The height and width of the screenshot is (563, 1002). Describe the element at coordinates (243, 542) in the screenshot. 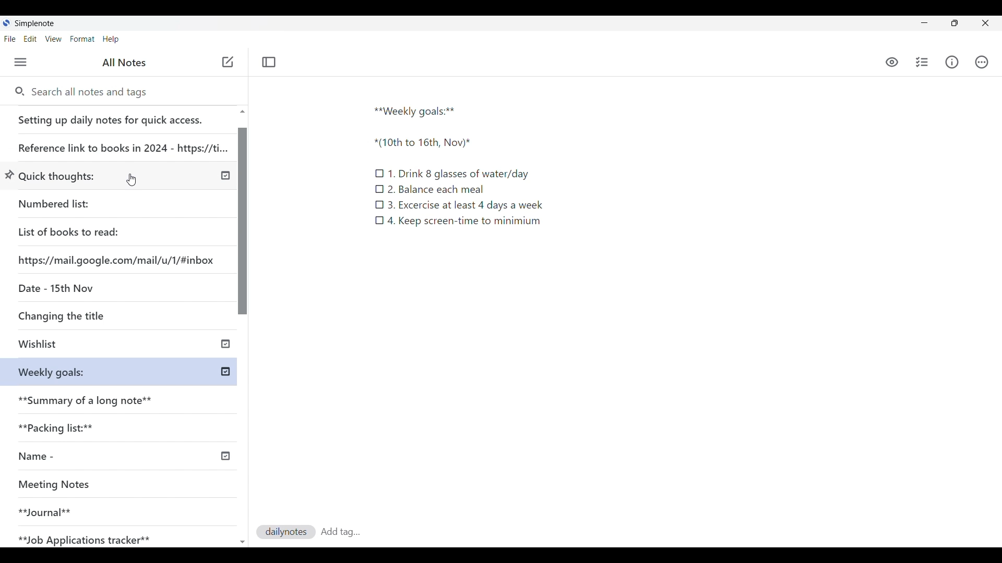

I see `Quick slide to top` at that location.